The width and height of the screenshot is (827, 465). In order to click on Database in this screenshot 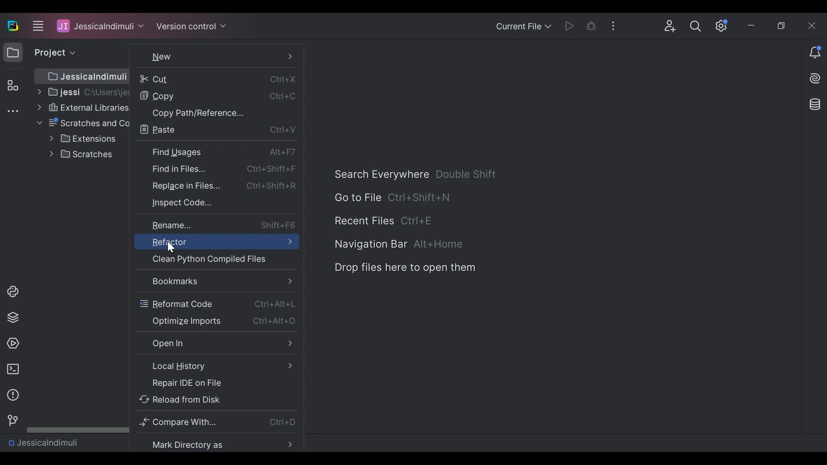, I will do `click(813, 104)`.